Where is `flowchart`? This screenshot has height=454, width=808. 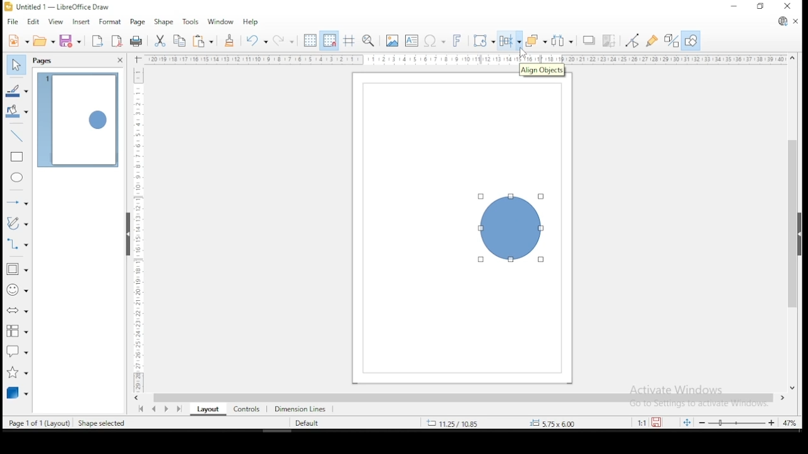 flowchart is located at coordinates (15, 331).